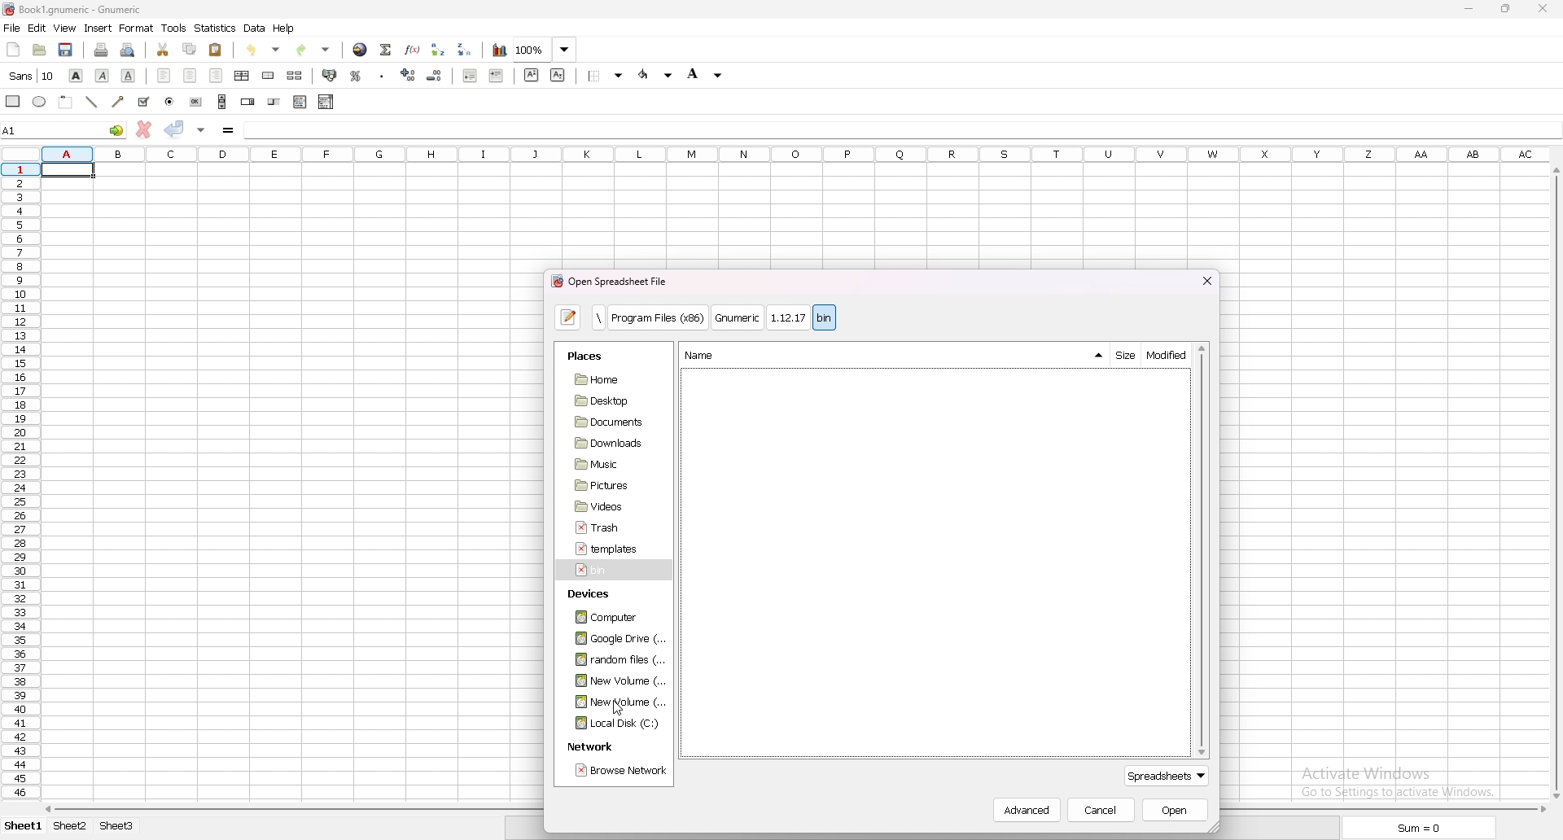 The image size is (1563, 840). What do you see at coordinates (130, 50) in the screenshot?
I see `print preview` at bounding box center [130, 50].